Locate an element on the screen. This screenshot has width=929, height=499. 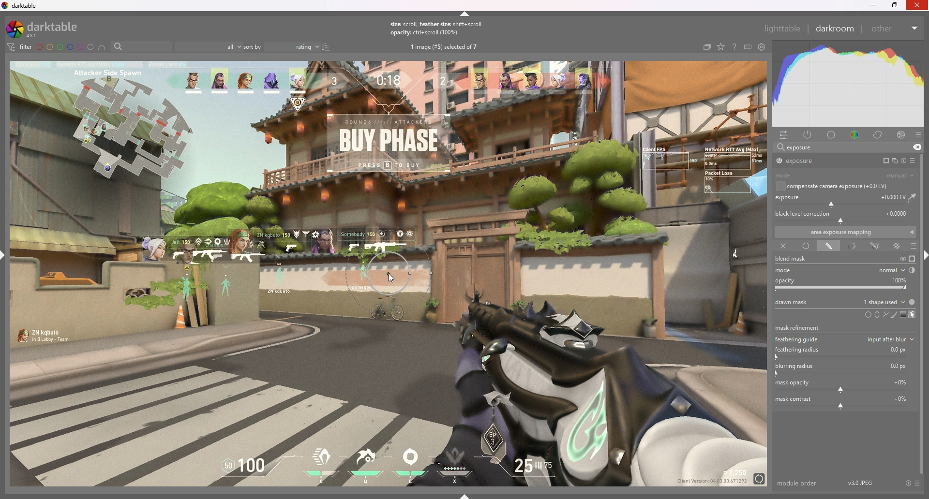
exposure is located at coordinates (846, 199).